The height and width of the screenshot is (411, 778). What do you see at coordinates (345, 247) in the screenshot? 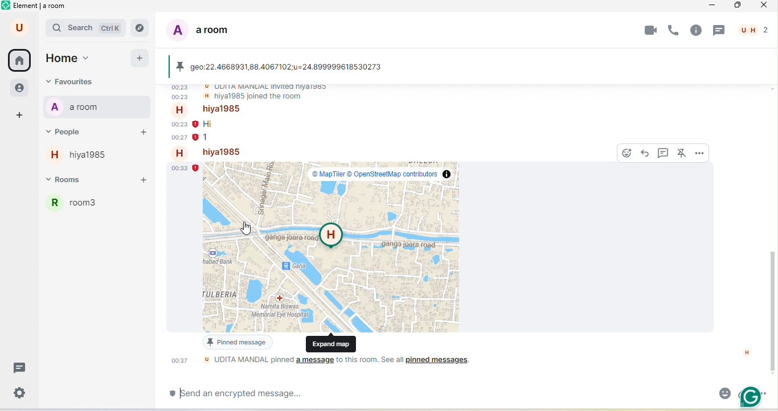
I see `street map` at bounding box center [345, 247].